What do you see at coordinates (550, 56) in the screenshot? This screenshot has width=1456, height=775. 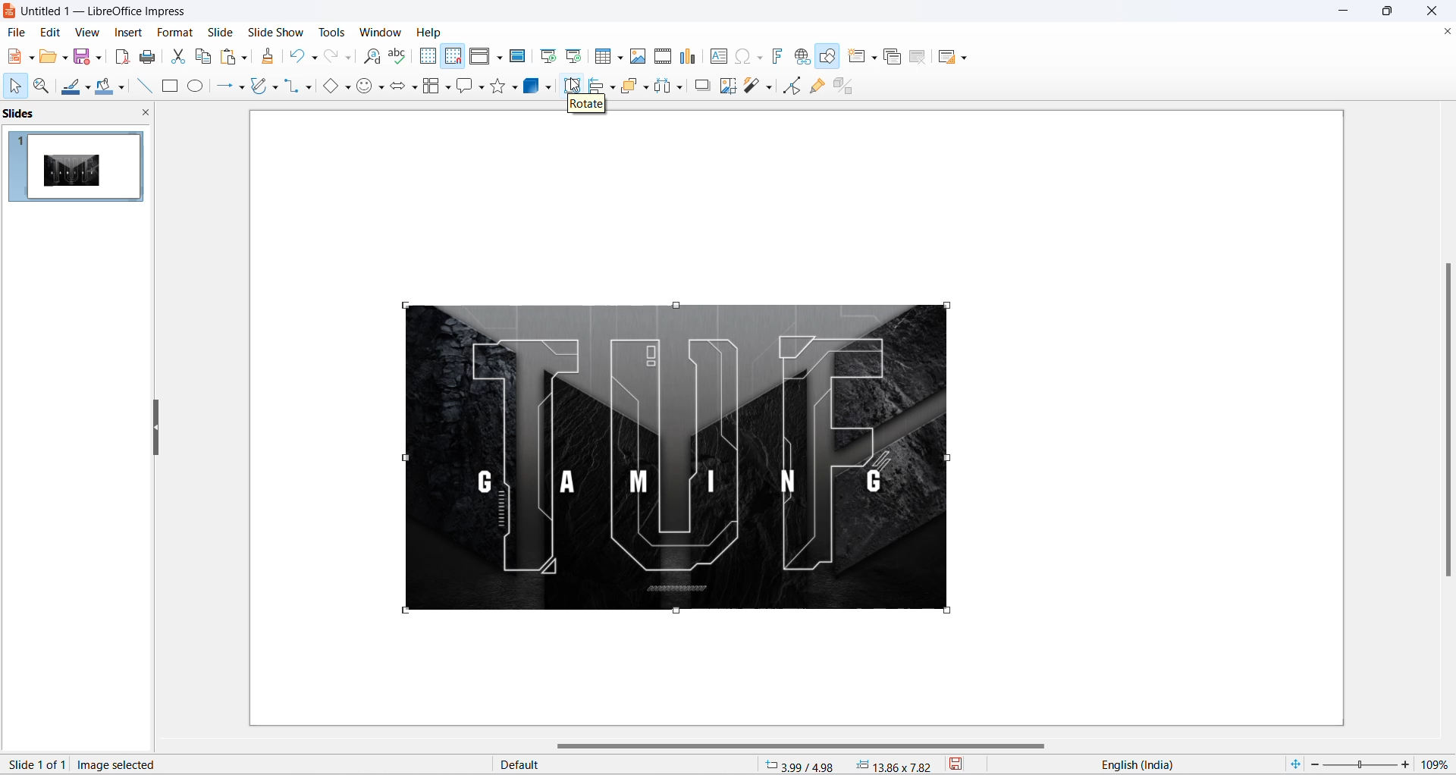 I see `start at first slide` at bounding box center [550, 56].